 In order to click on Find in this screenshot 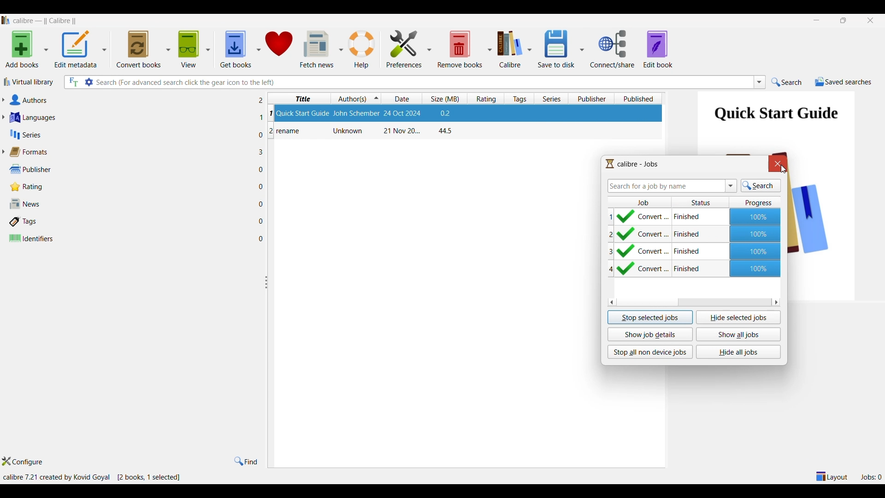, I will do `click(246, 462)`.